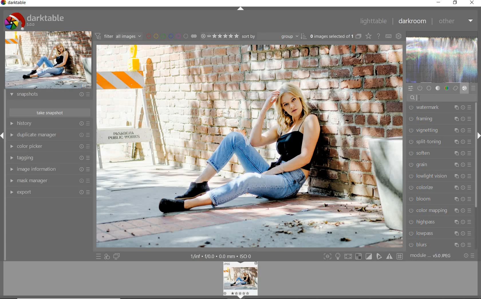 Image resolution: width=481 pixels, height=299 pixels. Describe the element at coordinates (35, 21) in the screenshot. I see `system logo` at that location.